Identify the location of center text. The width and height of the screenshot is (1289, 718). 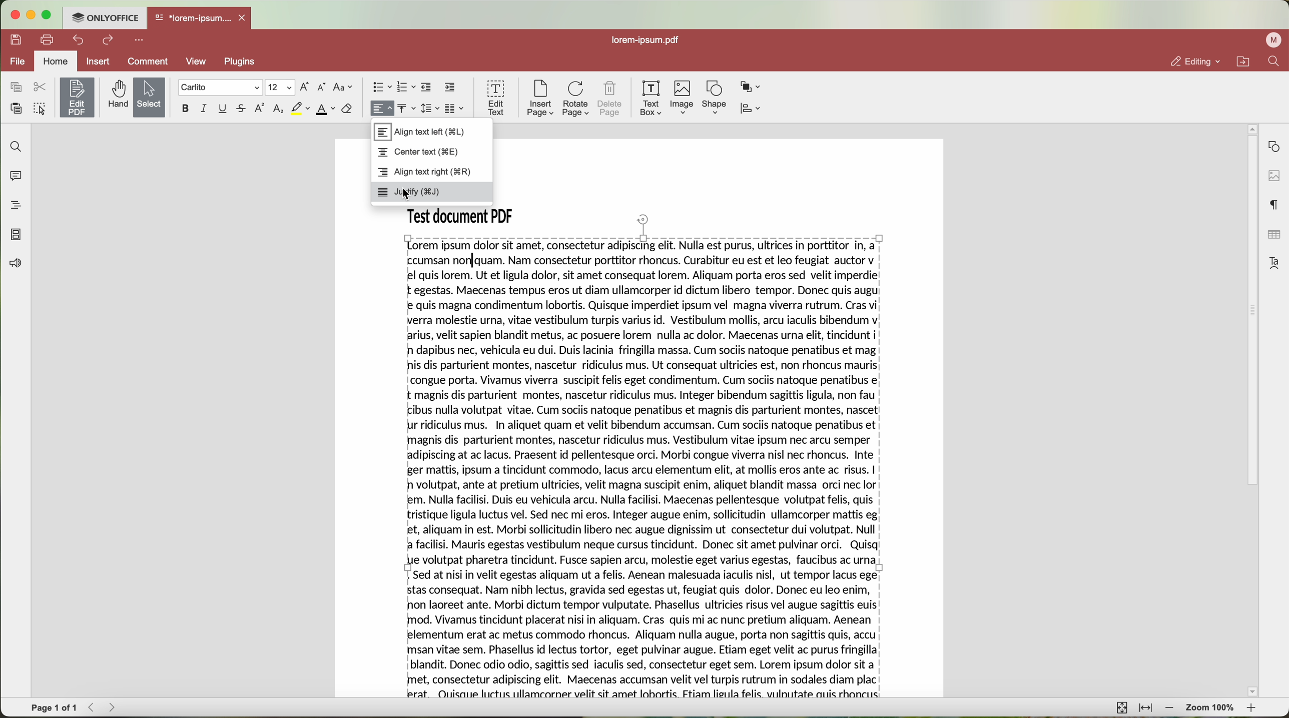
(419, 153).